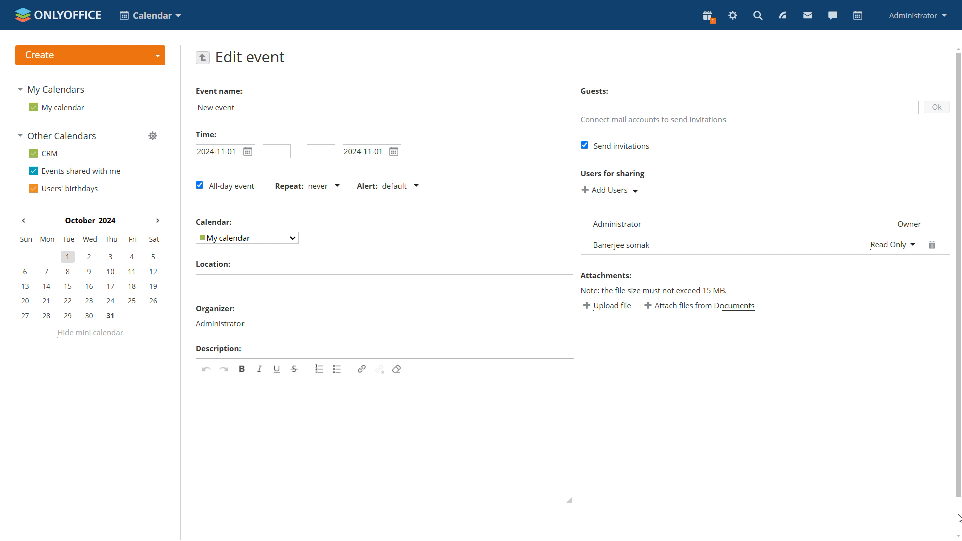 Image resolution: width=962 pixels, height=541 pixels. Describe the element at coordinates (215, 310) in the screenshot. I see `organiser` at that location.